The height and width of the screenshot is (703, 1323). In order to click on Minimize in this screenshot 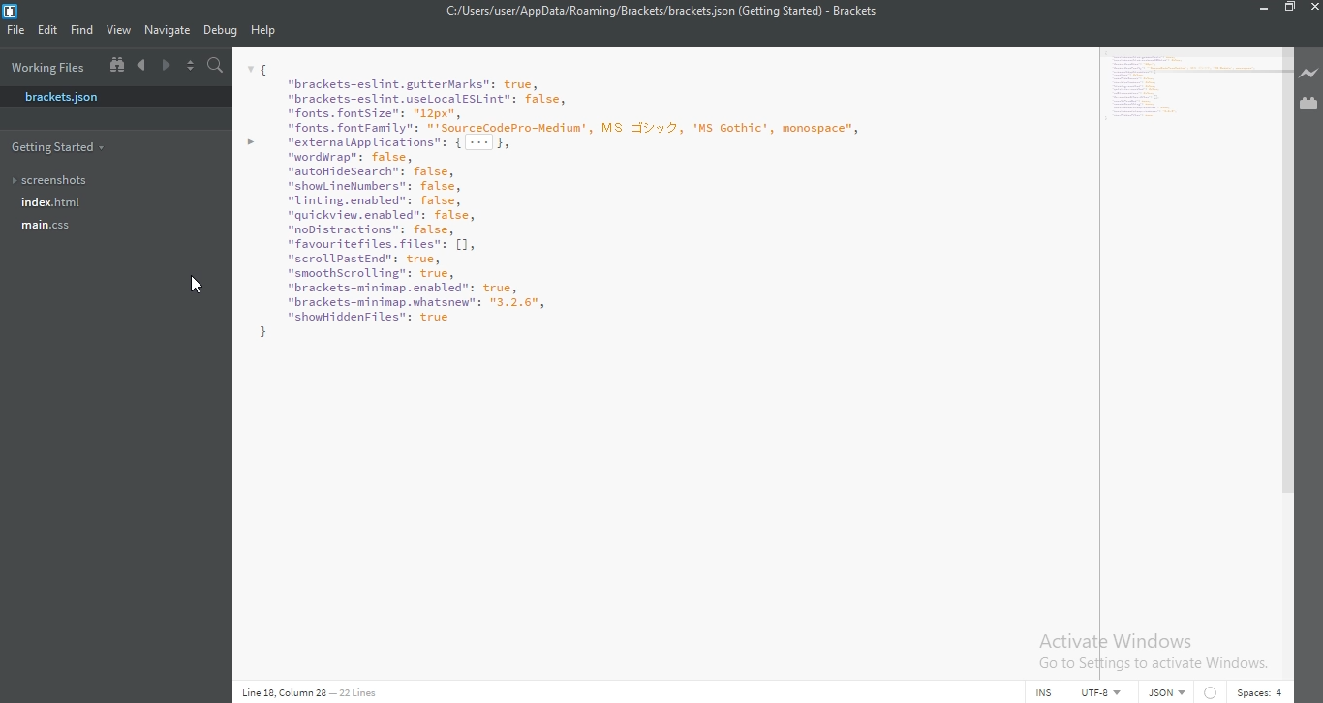, I will do `click(1259, 9)`.